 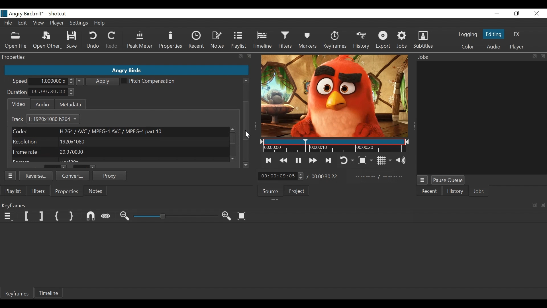 I want to click on History, so click(x=361, y=41).